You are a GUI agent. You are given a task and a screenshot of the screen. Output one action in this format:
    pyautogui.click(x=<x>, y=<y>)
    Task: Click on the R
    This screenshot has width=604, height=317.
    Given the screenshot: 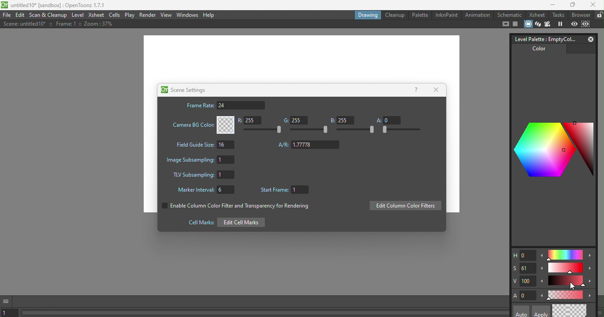 What is the action you would take?
    pyautogui.click(x=252, y=121)
    